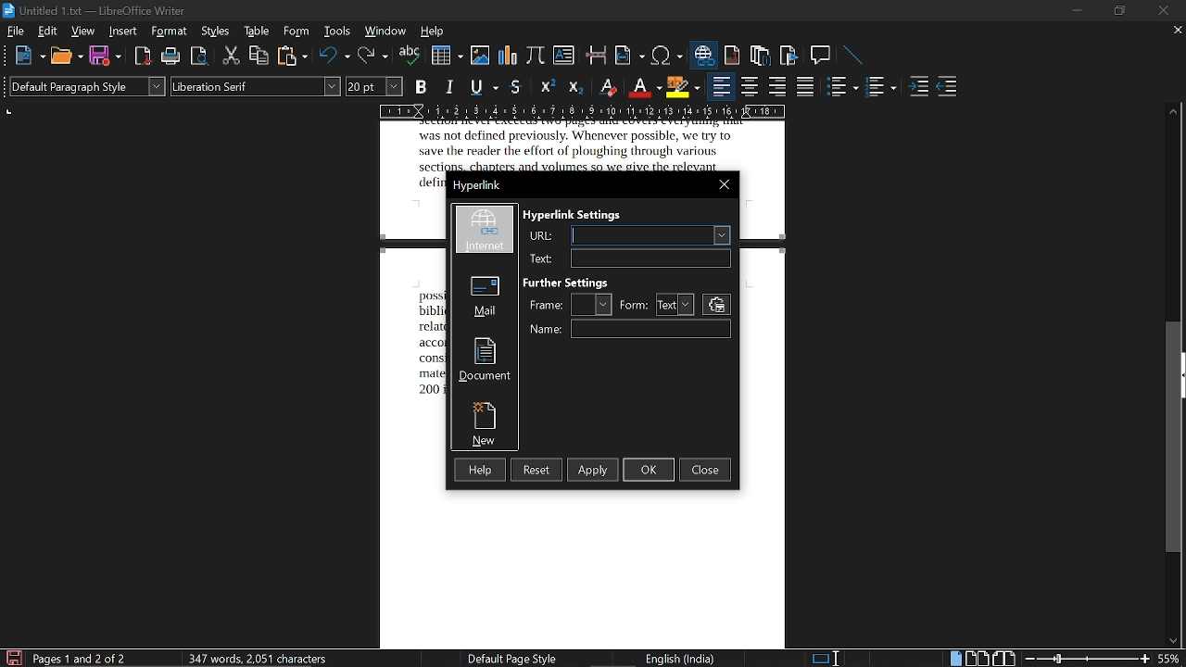  What do you see at coordinates (257, 87) in the screenshot?
I see `font style` at bounding box center [257, 87].